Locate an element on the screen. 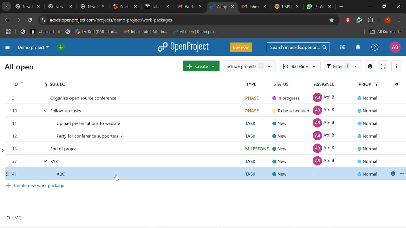  Close is located at coordinates (398, 7).